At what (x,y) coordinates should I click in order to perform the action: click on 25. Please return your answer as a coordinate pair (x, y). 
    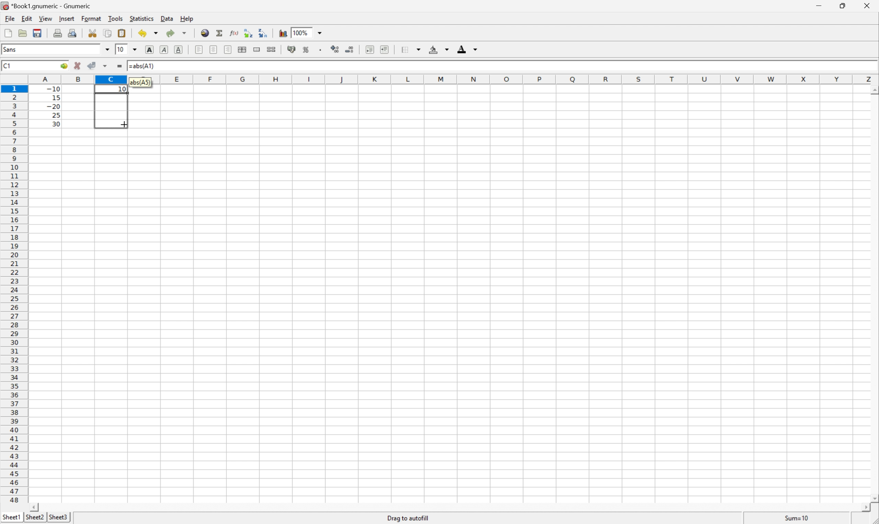
    Looking at the image, I should click on (55, 115).